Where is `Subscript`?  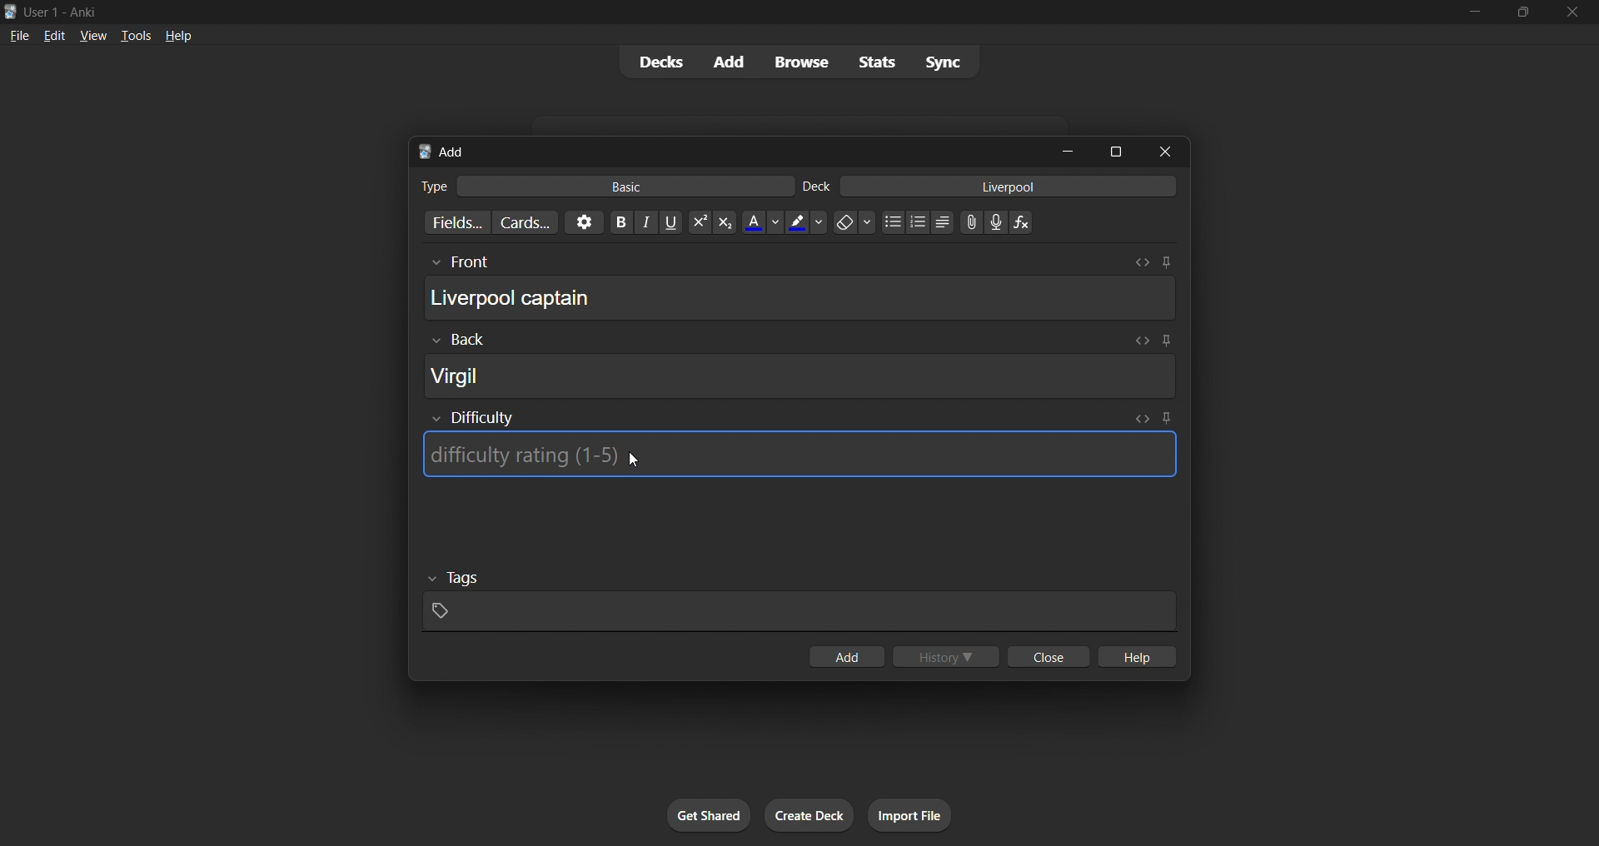 Subscript is located at coordinates (725, 222).